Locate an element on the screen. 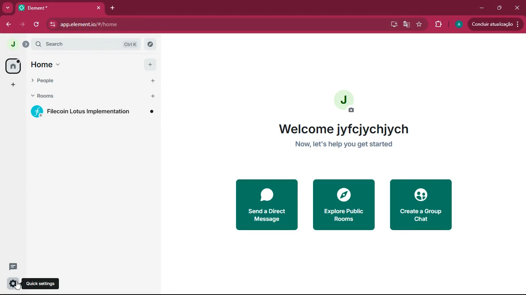  home is located at coordinates (92, 65).